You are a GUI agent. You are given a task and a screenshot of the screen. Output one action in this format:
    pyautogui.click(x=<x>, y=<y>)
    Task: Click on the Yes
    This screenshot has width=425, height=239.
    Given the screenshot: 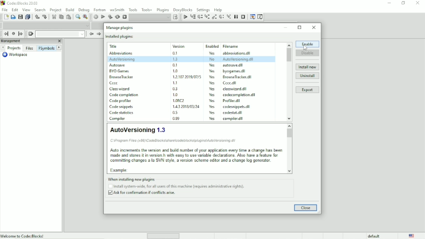 What is the action you would take?
    pyautogui.click(x=212, y=107)
    